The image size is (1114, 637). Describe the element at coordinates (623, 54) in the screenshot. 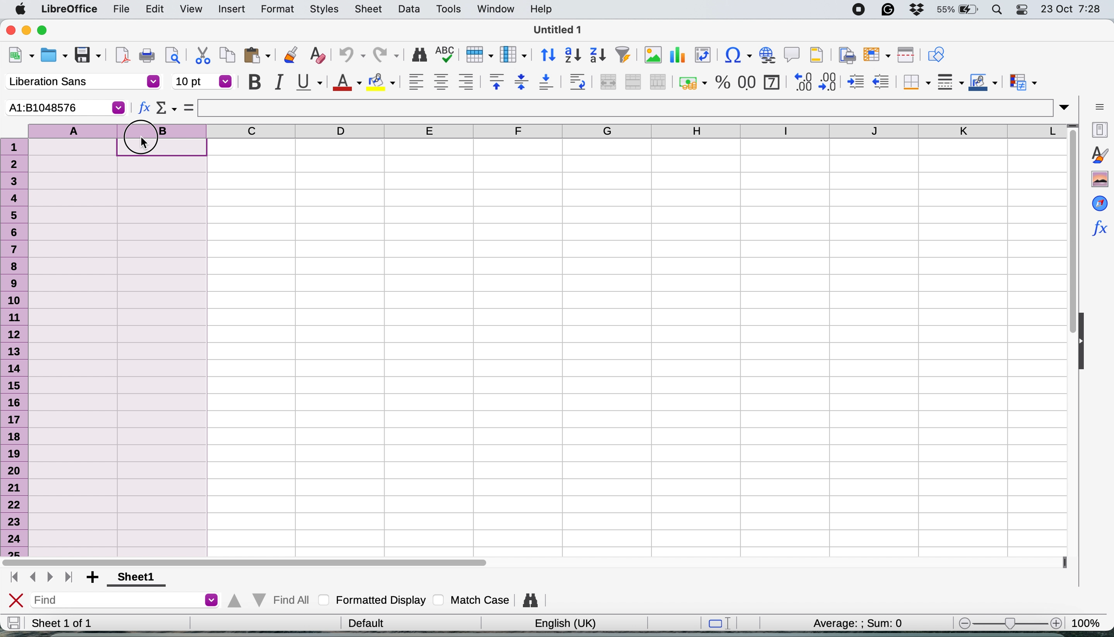

I see `autofilter` at that location.